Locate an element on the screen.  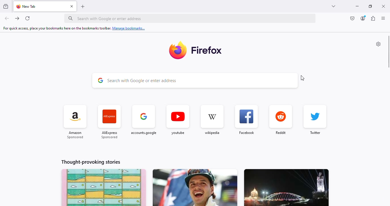
open application menu is located at coordinates (383, 18).